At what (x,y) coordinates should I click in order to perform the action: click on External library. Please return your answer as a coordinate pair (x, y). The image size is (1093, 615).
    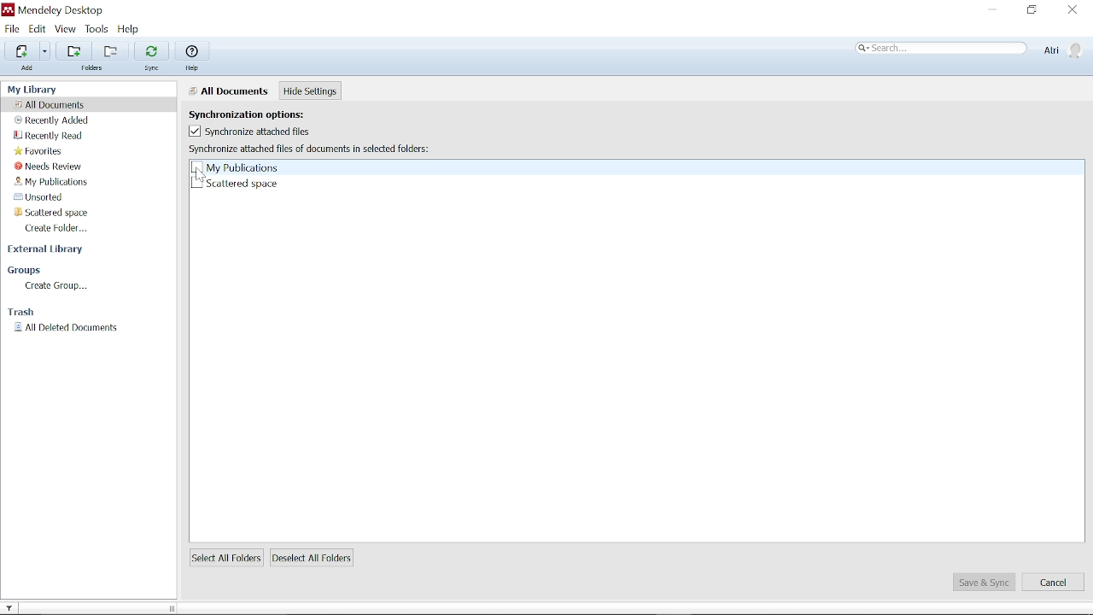
    Looking at the image, I should click on (48, 252).